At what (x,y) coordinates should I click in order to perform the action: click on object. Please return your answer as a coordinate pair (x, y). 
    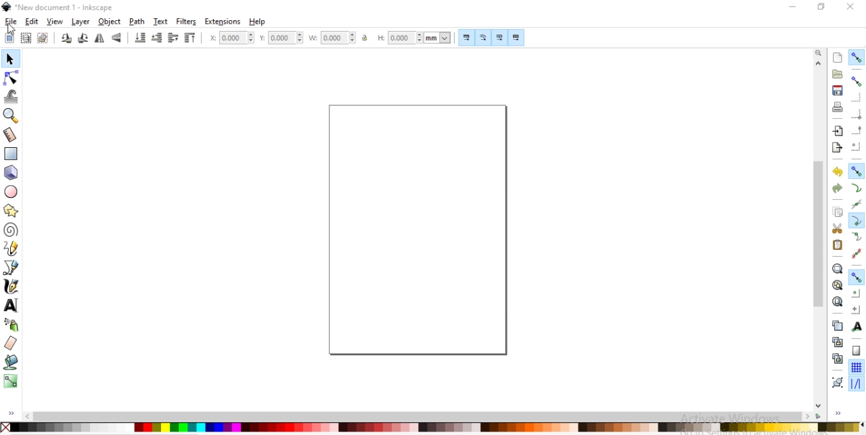
    Looking at the image, I should click on (110, 22).